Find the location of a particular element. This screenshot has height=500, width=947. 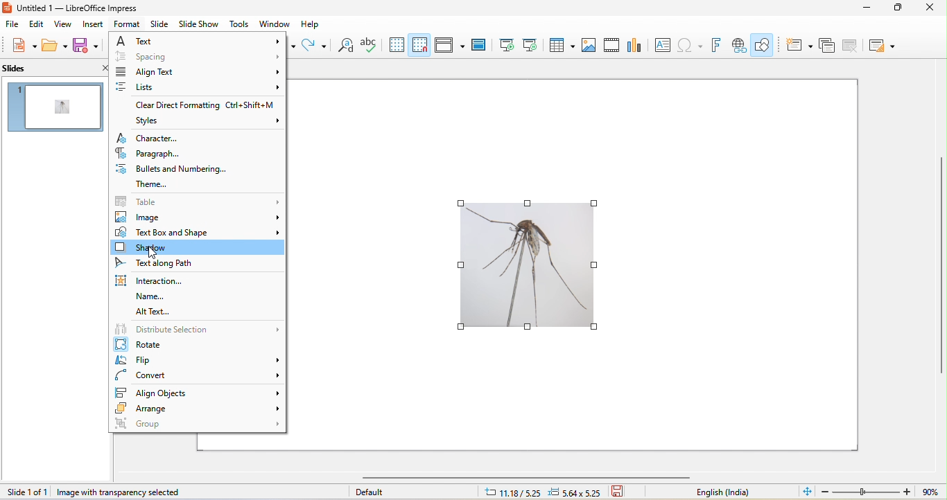

vertical scroll is located at coordinates (941, 265).